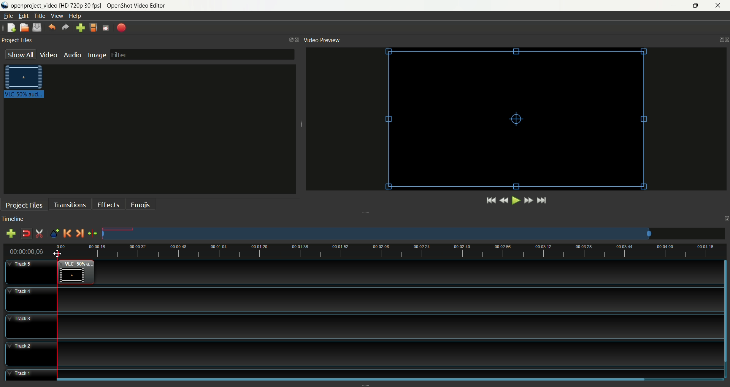 The image size is (730, 387). I want to click on minimize, so click(672, 6).